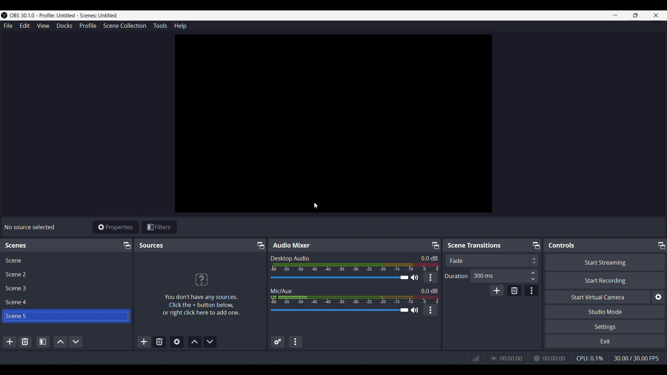 The width and height of the screenshot is (667, 375). Describe the element at coordinates (354, 299) in the screenshot. I see `Volume Indicator` at that location.